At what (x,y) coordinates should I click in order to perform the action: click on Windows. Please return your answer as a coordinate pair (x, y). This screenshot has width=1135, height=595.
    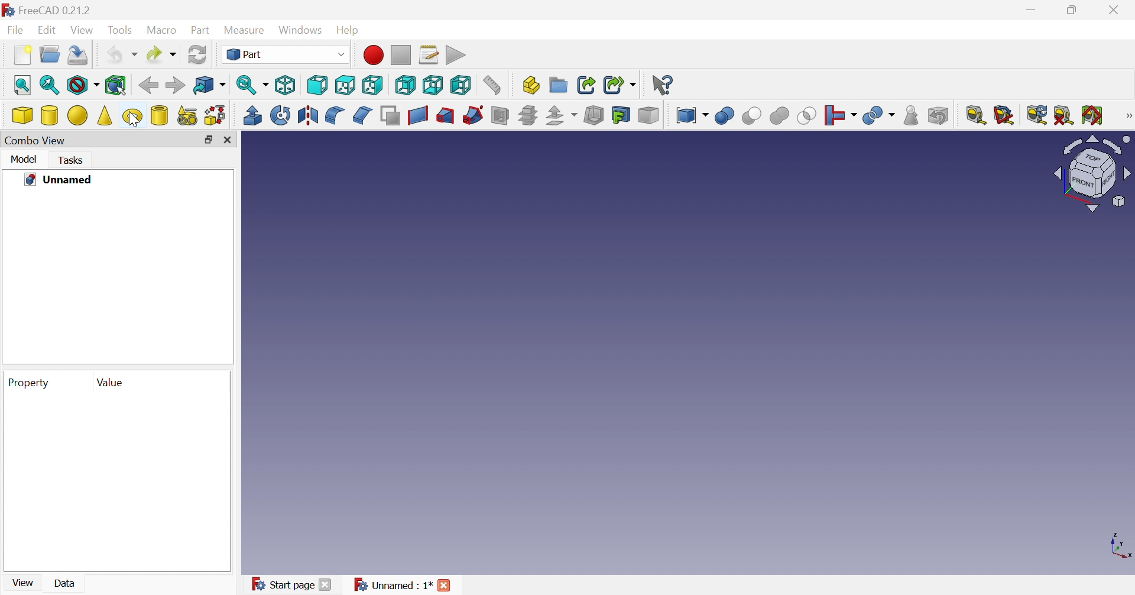
    Looking at the image, I should click on (300, 30).